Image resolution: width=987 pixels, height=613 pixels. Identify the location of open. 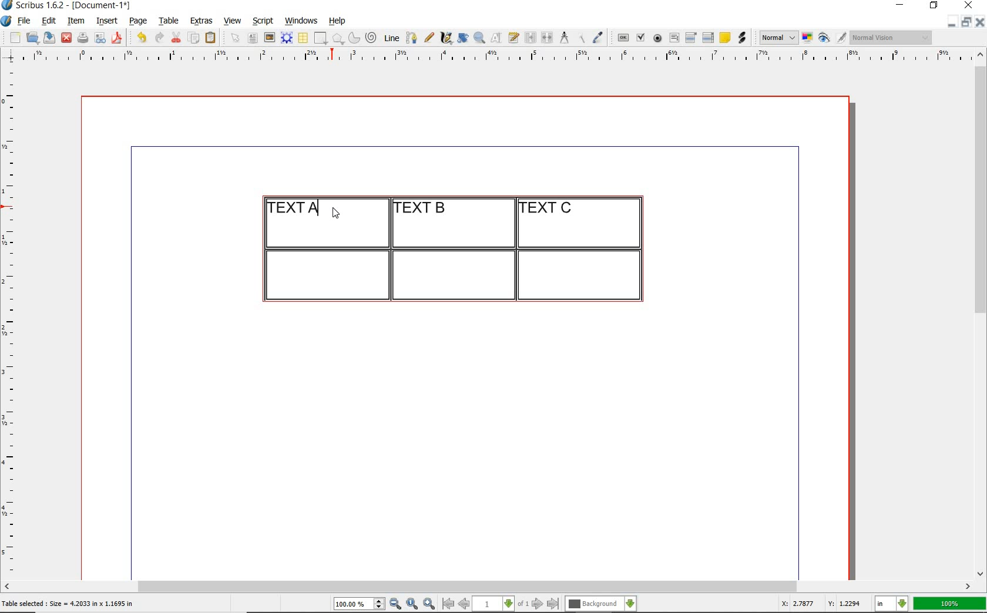
(32, 37).